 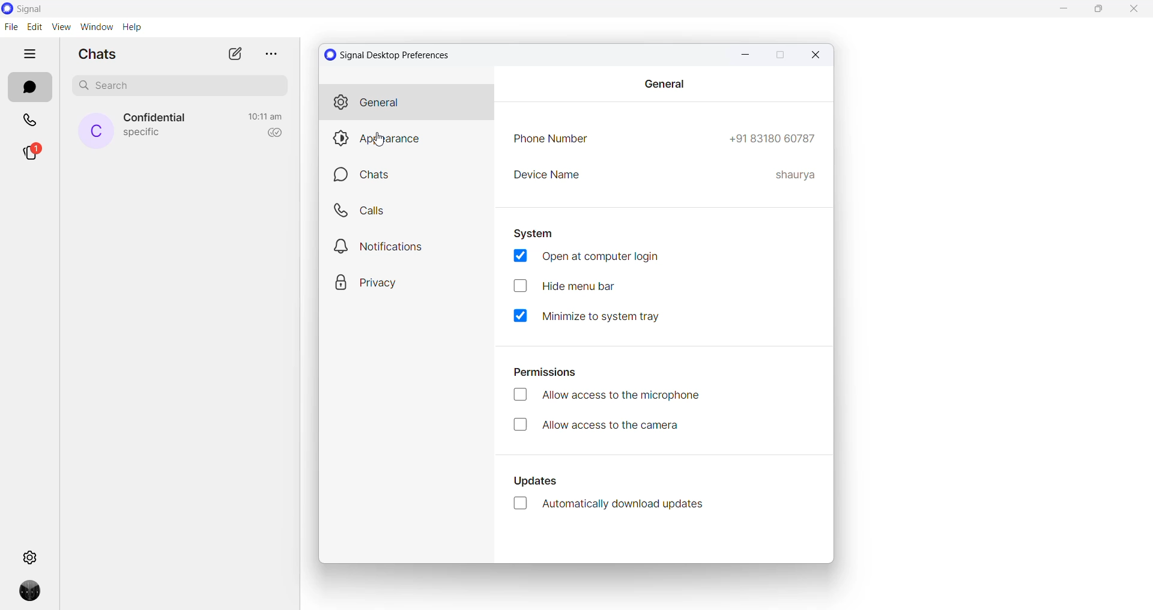 I want to click on timestamp, so click(x=265, y=116).